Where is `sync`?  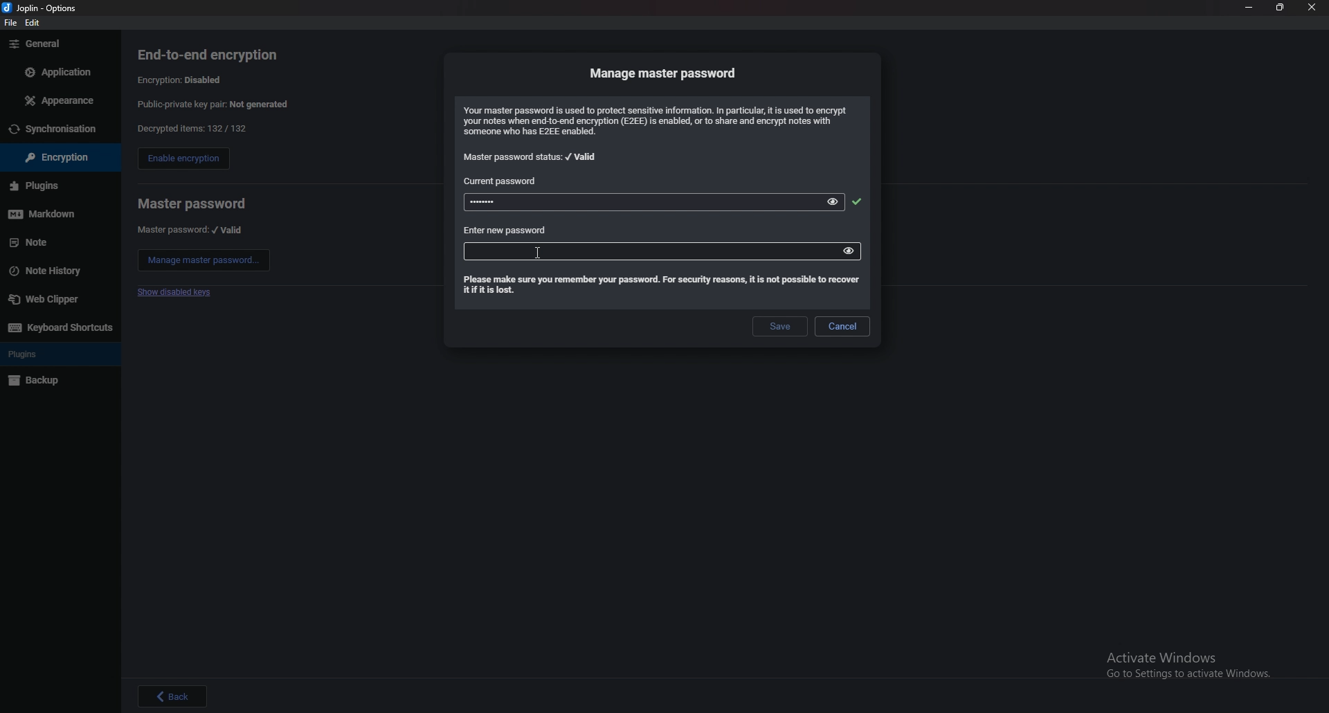
sync is located at coordinates (59, 129).